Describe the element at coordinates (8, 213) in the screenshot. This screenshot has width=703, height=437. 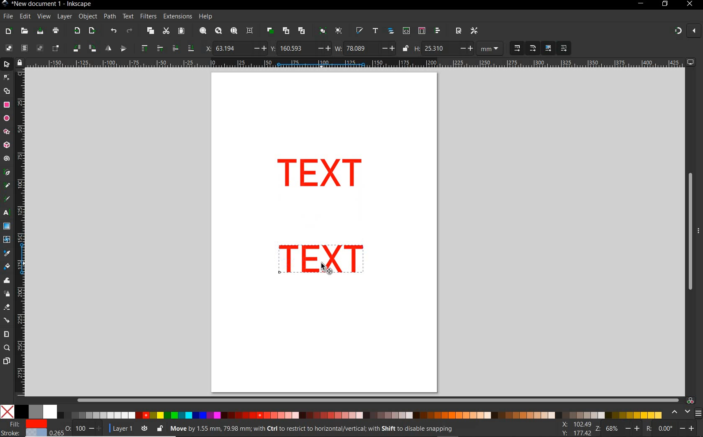
I see `text tool` at that location.